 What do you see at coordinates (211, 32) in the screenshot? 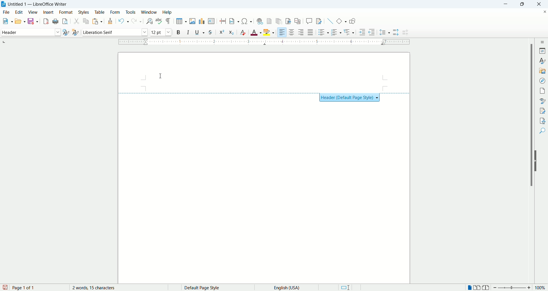
I see `strikethrough` at bounding box center [211, 32].